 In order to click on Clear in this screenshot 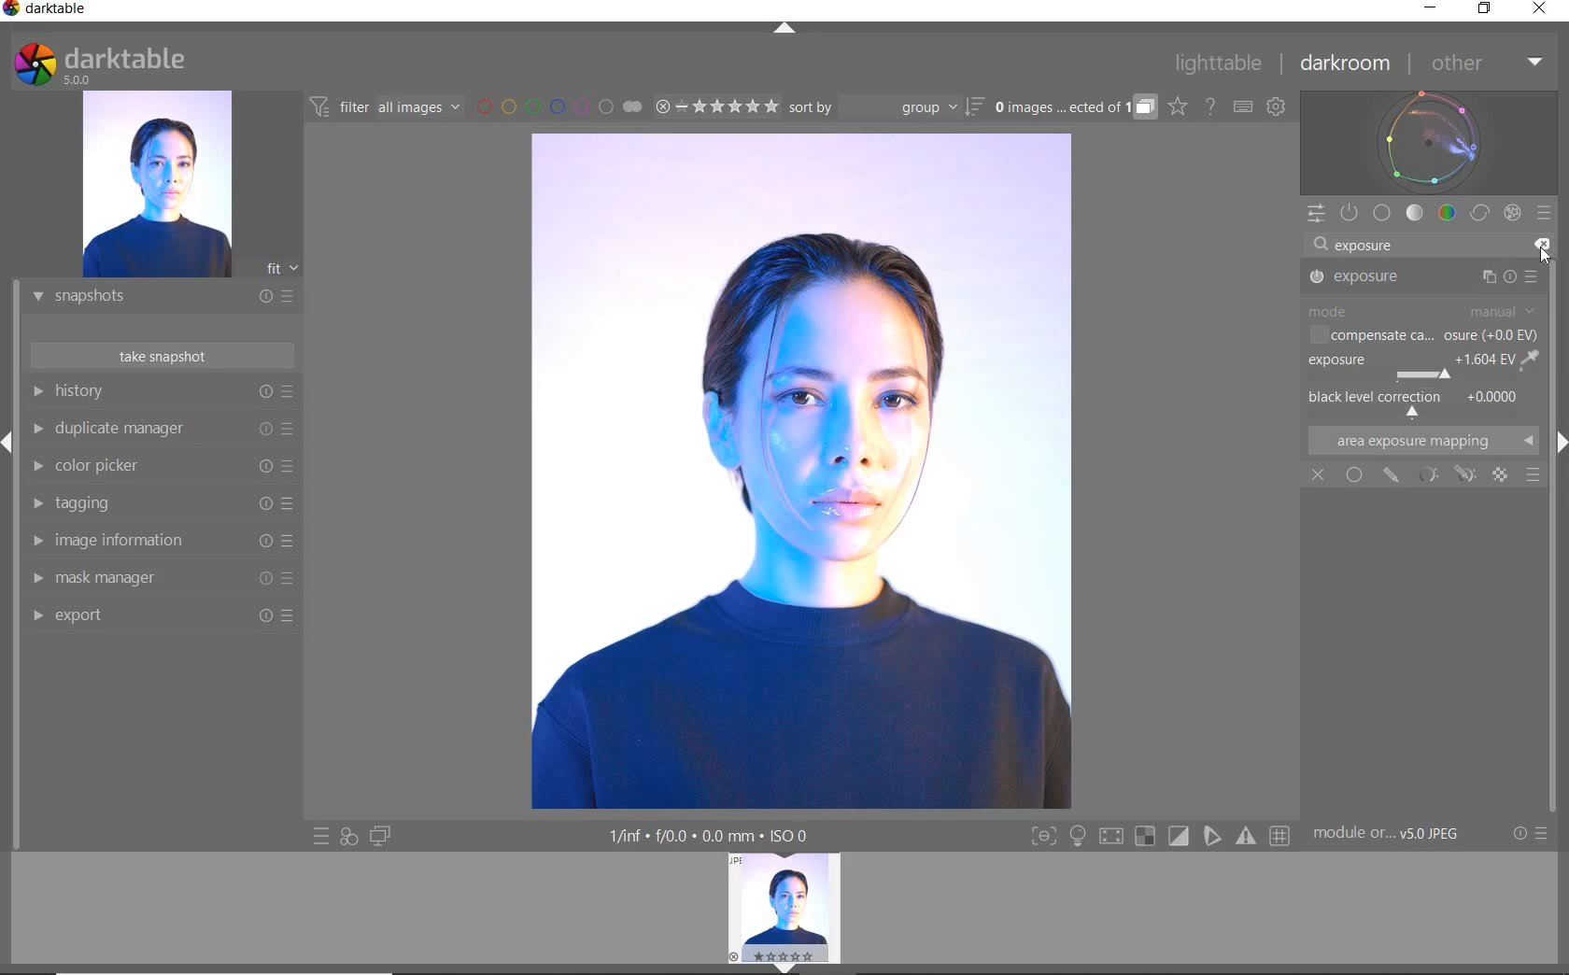, I will do `click(1539, 244)`.